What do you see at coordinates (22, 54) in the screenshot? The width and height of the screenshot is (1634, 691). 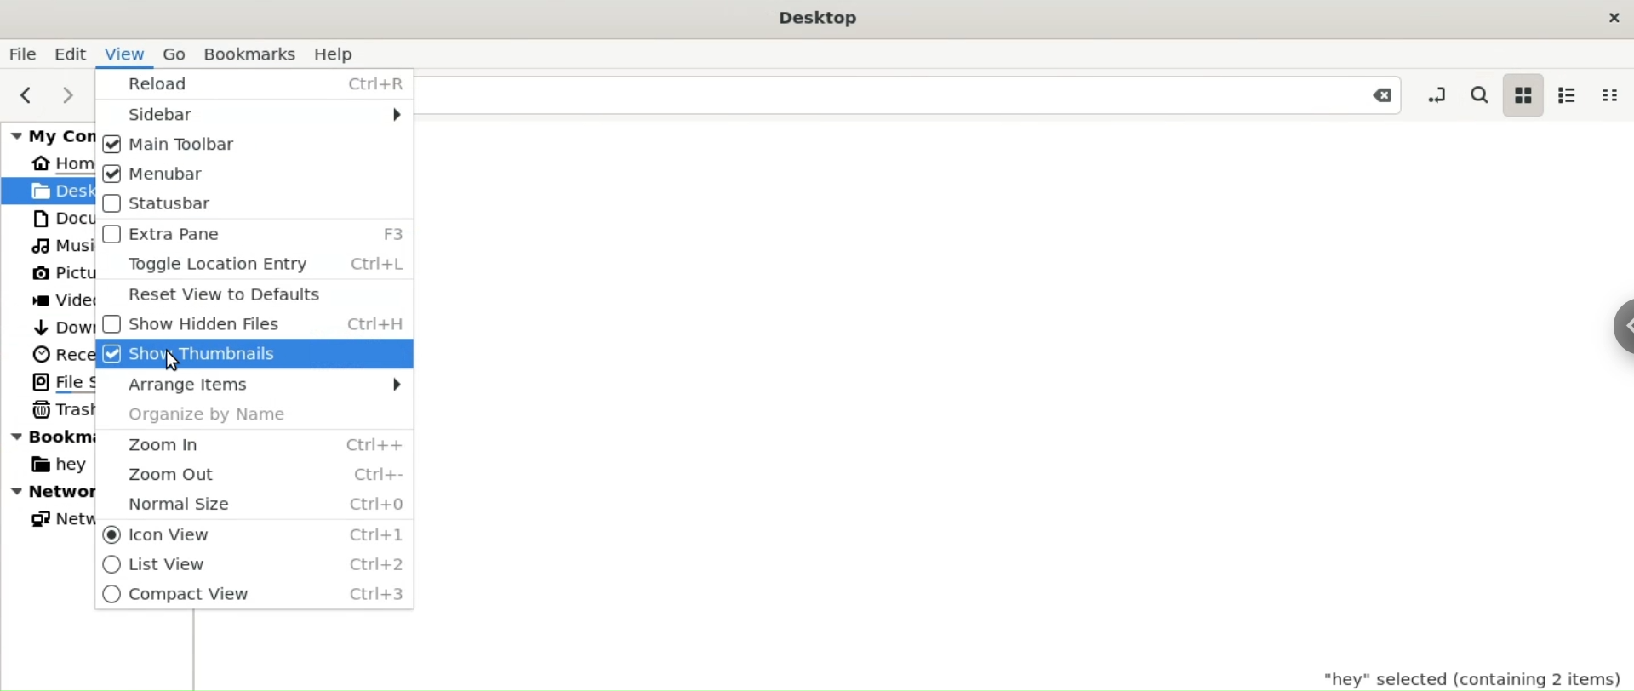 I see `File` at bounding box center [22, 54].